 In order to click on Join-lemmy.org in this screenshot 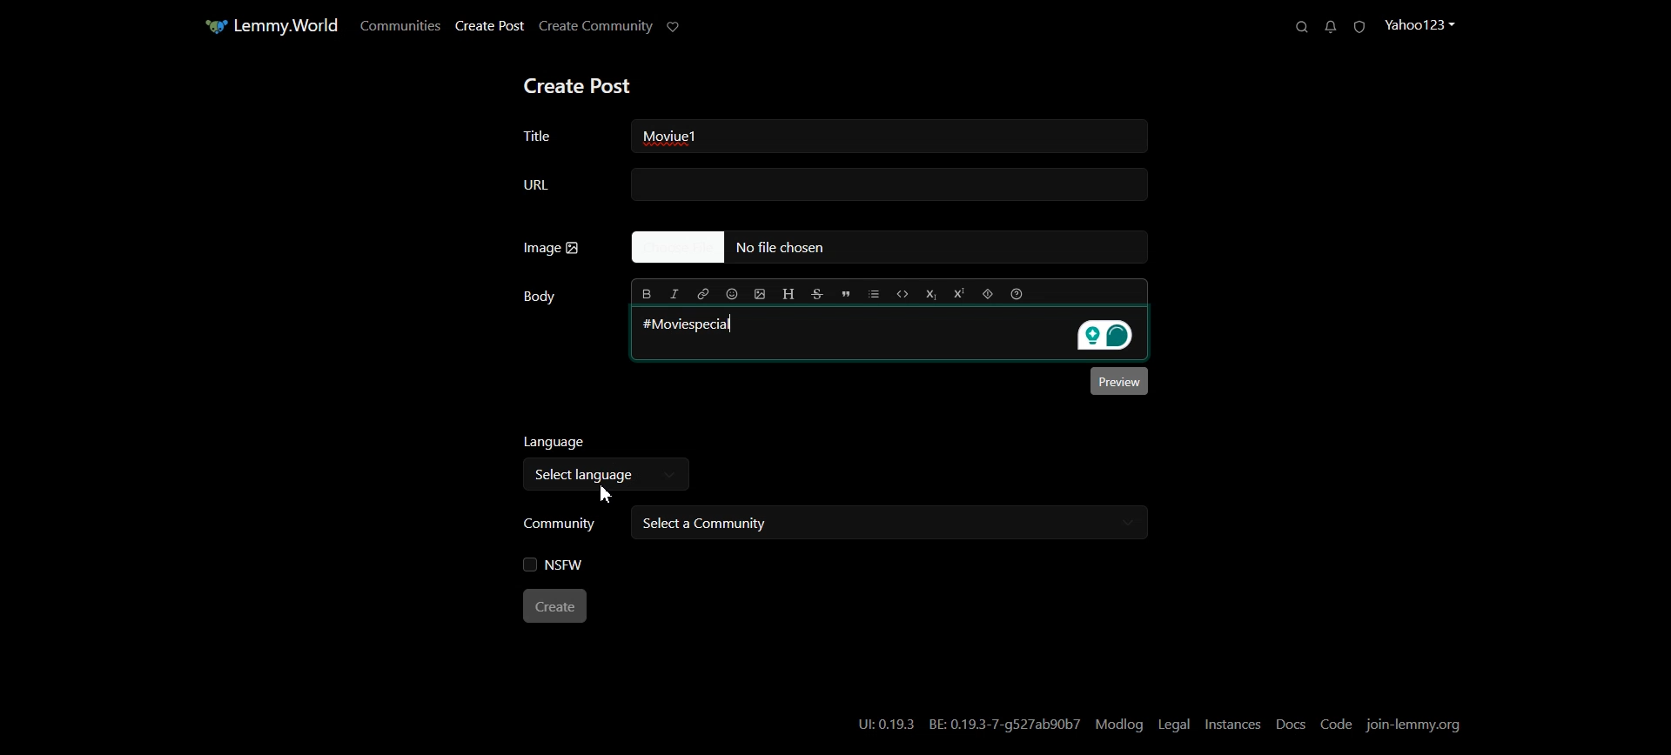, I will do `click(1416, 724)`.